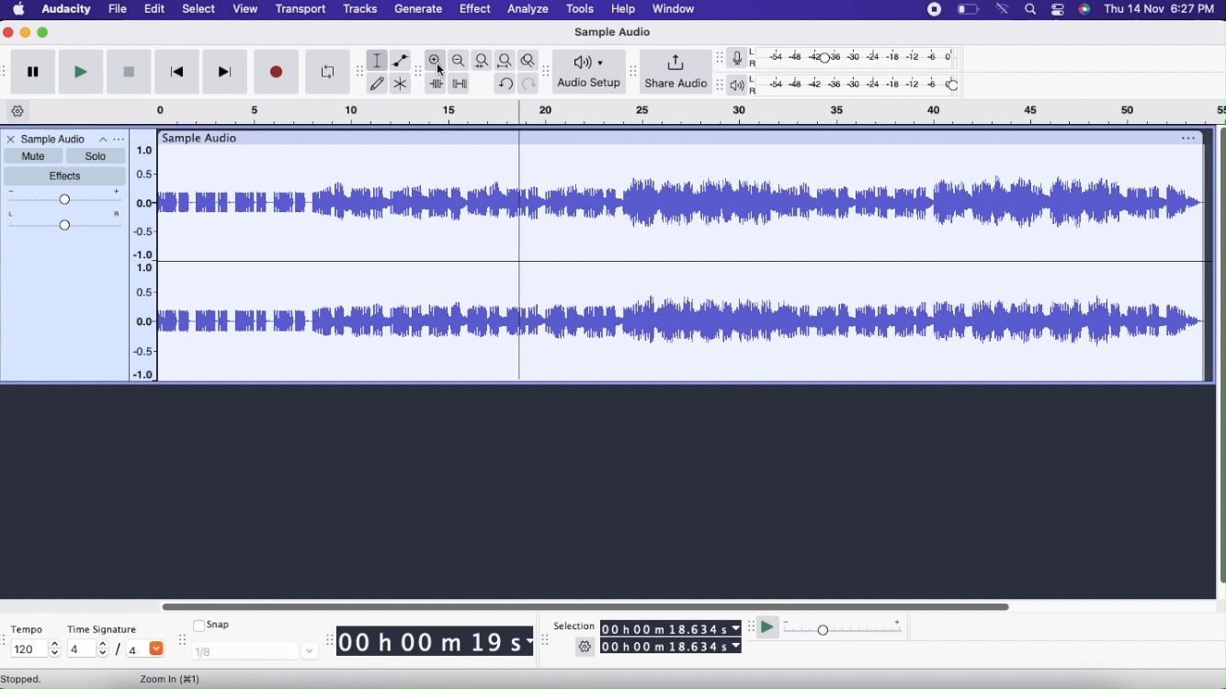  I want to click on 1/8, so click(255, 652).